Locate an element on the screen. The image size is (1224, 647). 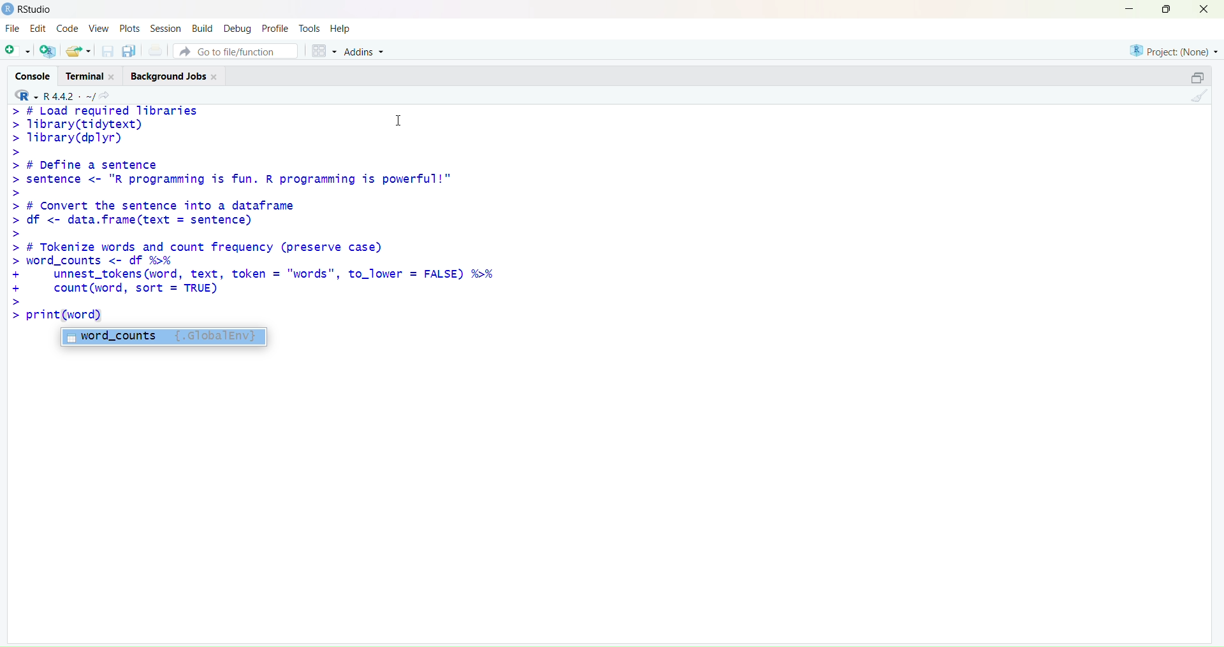
save current document is located at coordinates (106, 52).